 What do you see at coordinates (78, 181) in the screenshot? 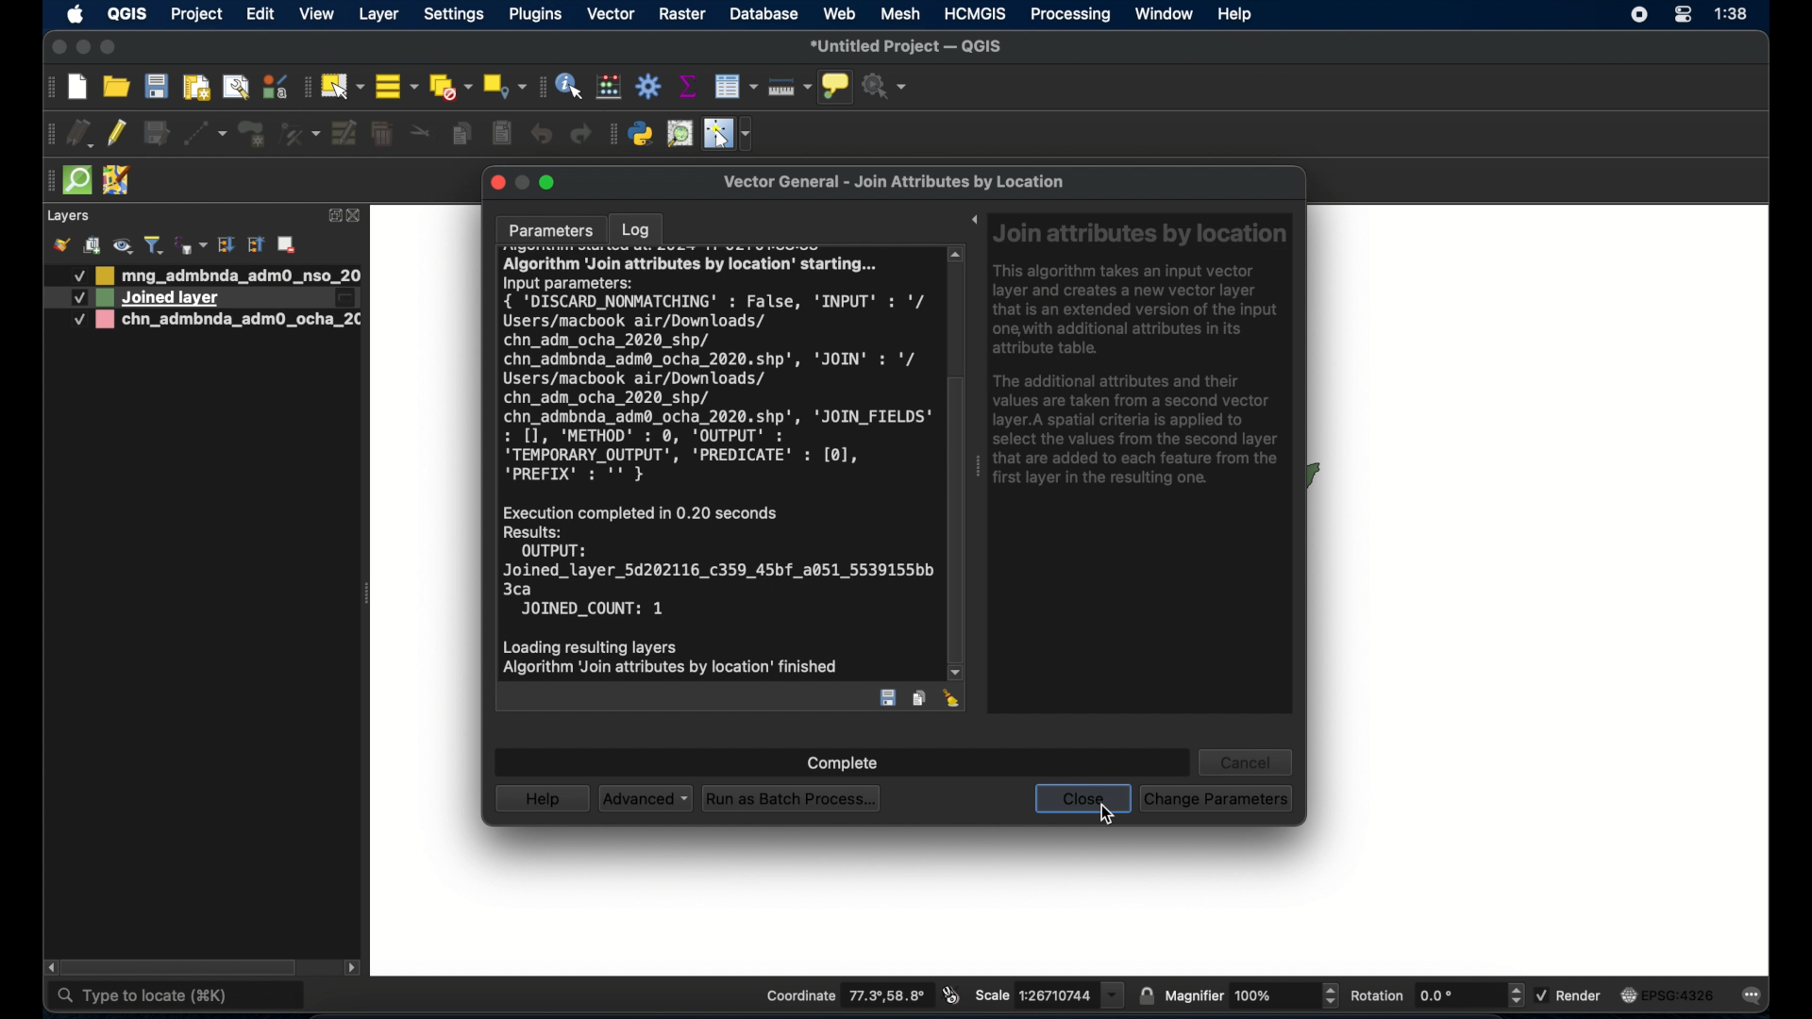
I see `quick osm` at bounding box center [78, 181].